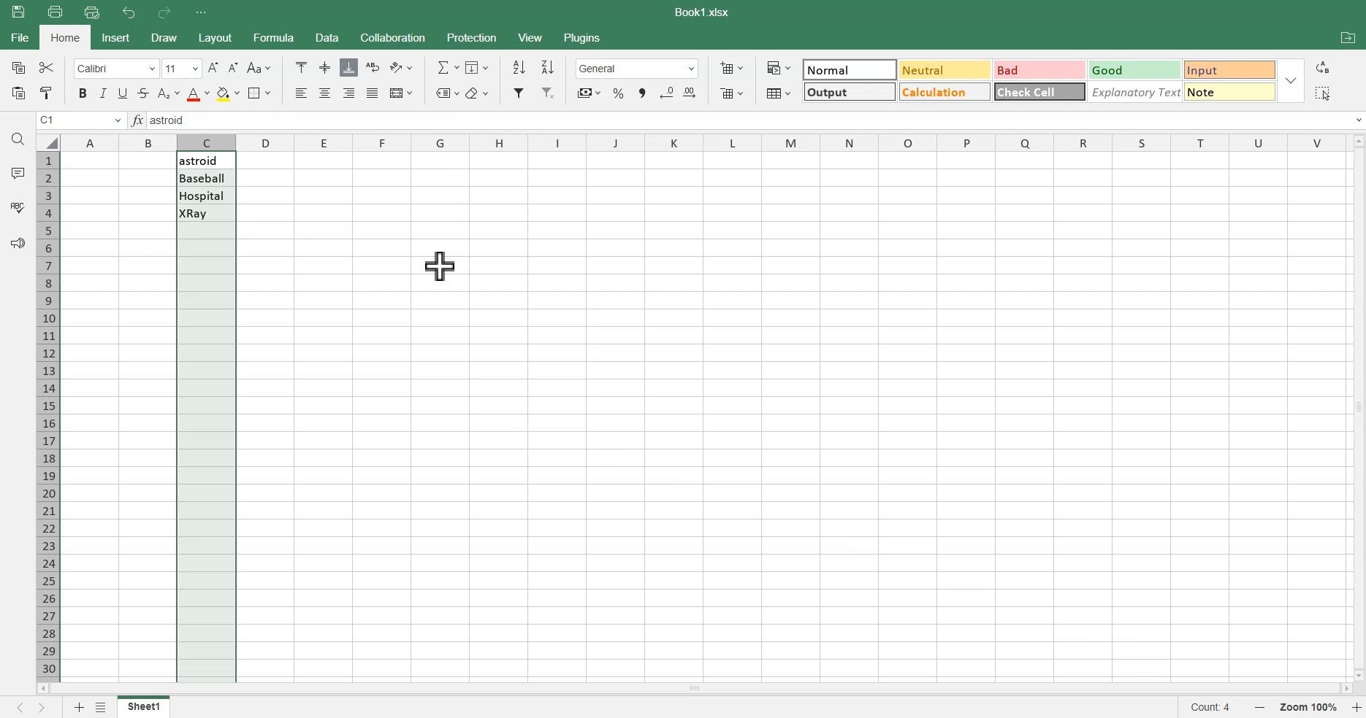 This screenshot has height=718, width=1366. Describe the element at coordinates (350, 93) in the screenshot. I see `Align Right` at that location.